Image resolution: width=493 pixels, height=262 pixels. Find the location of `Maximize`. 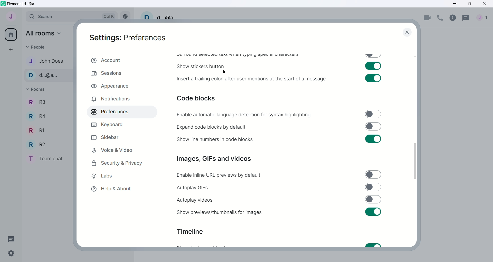

Maximize is located at coordinates (470, 4).